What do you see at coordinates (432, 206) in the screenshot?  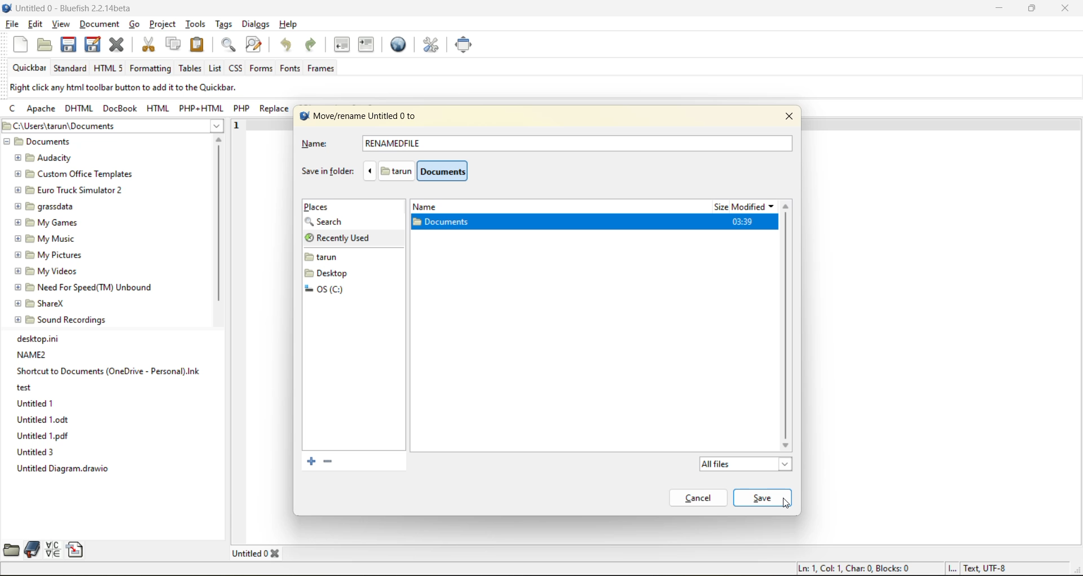 I see `name` at bounding box center [432, 206].